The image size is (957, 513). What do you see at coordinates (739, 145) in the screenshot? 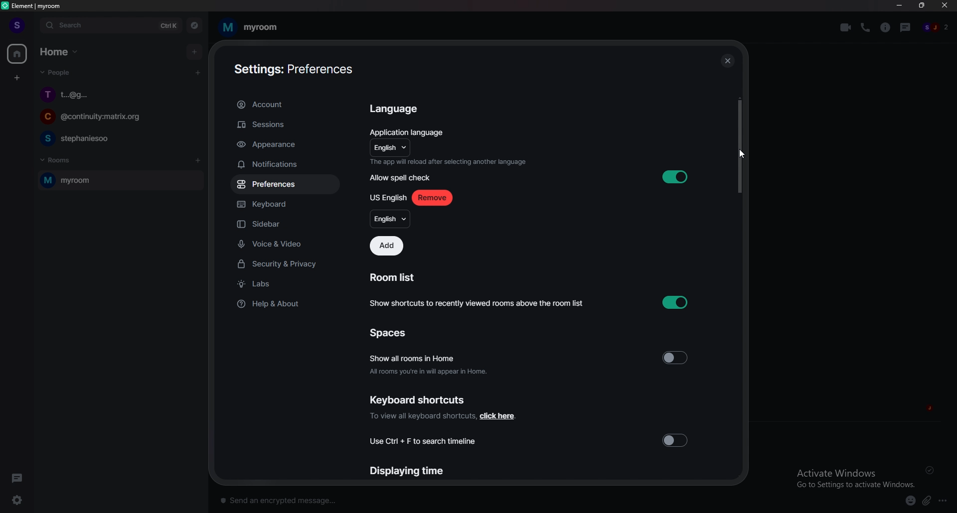
I see `scroll bar` at bounding box center [739, 145].